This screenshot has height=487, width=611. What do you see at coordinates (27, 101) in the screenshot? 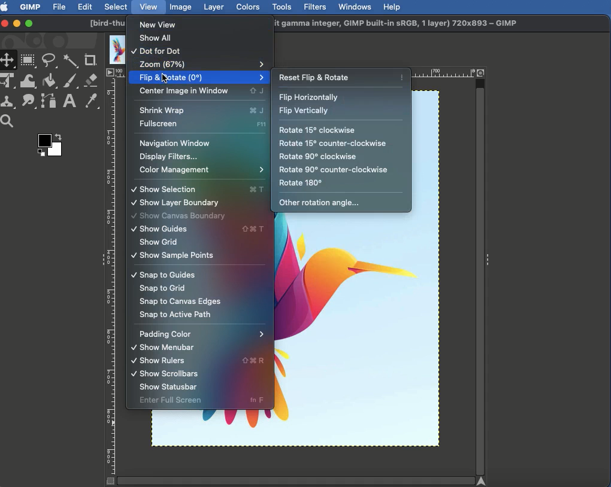
I see `Smudge tool` at bounding box center [27, 101].